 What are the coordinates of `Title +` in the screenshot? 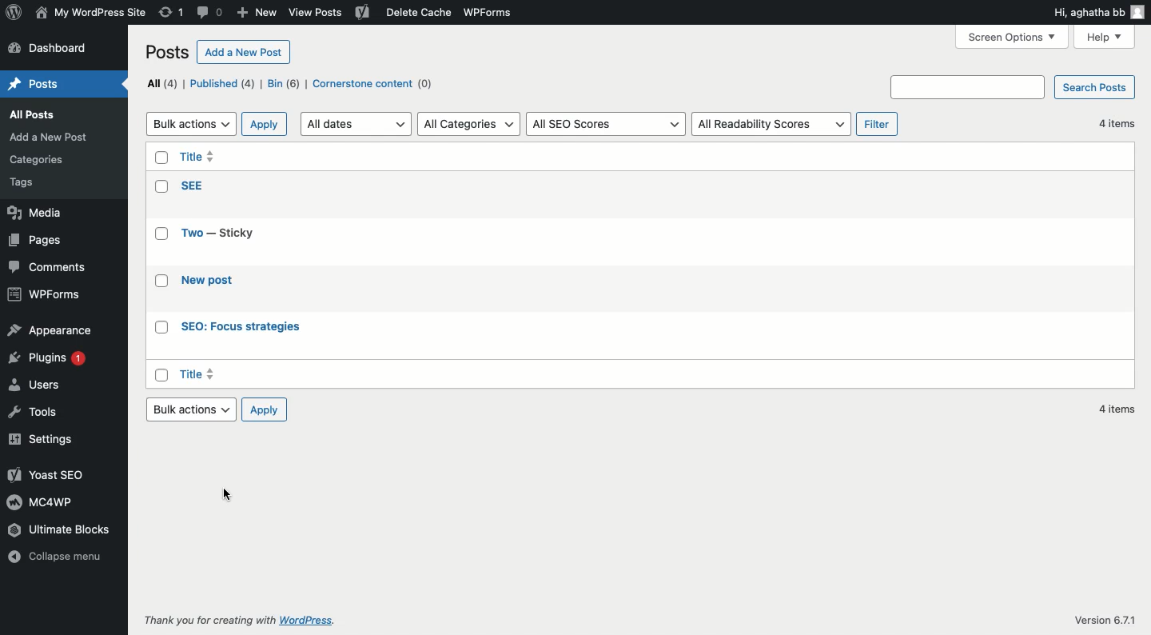 It's located at (199, 374).